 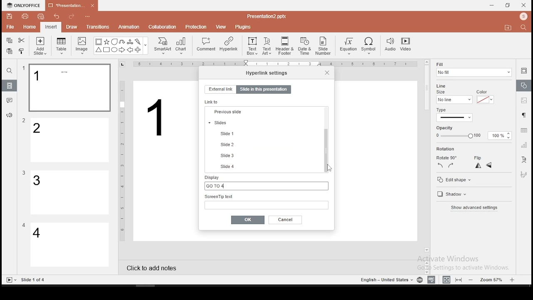 What do you see at coordinates (122, 50) in the screenshot?
I see `Arrow Right` at bounding box center [122, 50].